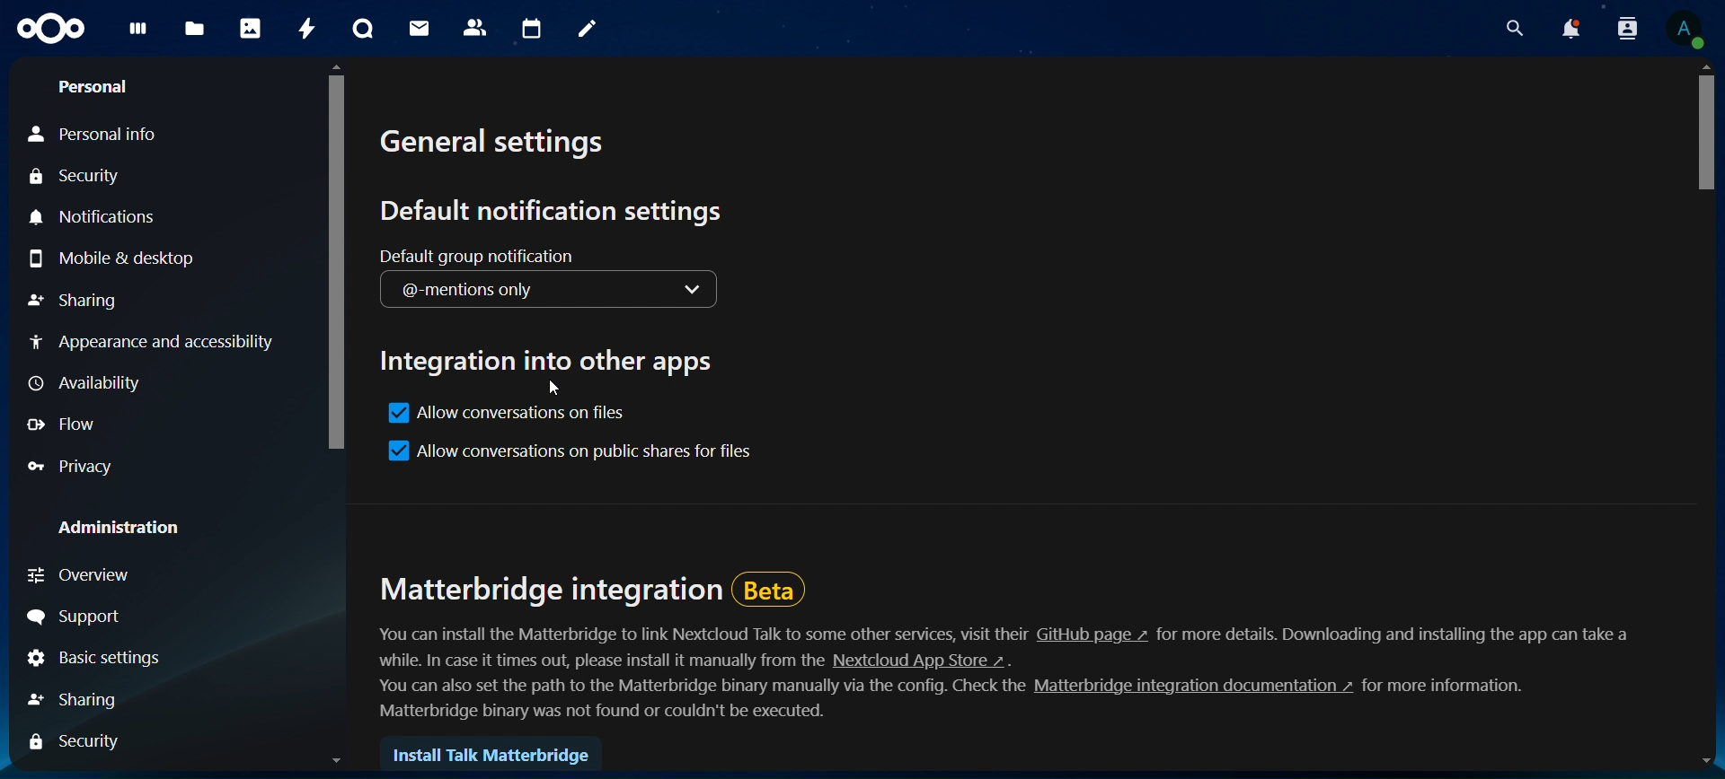 The width and height of the screenshot is (1725, 779). What do you see at coordinates (546, 360) in the screenshot?
I see `integration into other apps` at bounding box center [546, 360].